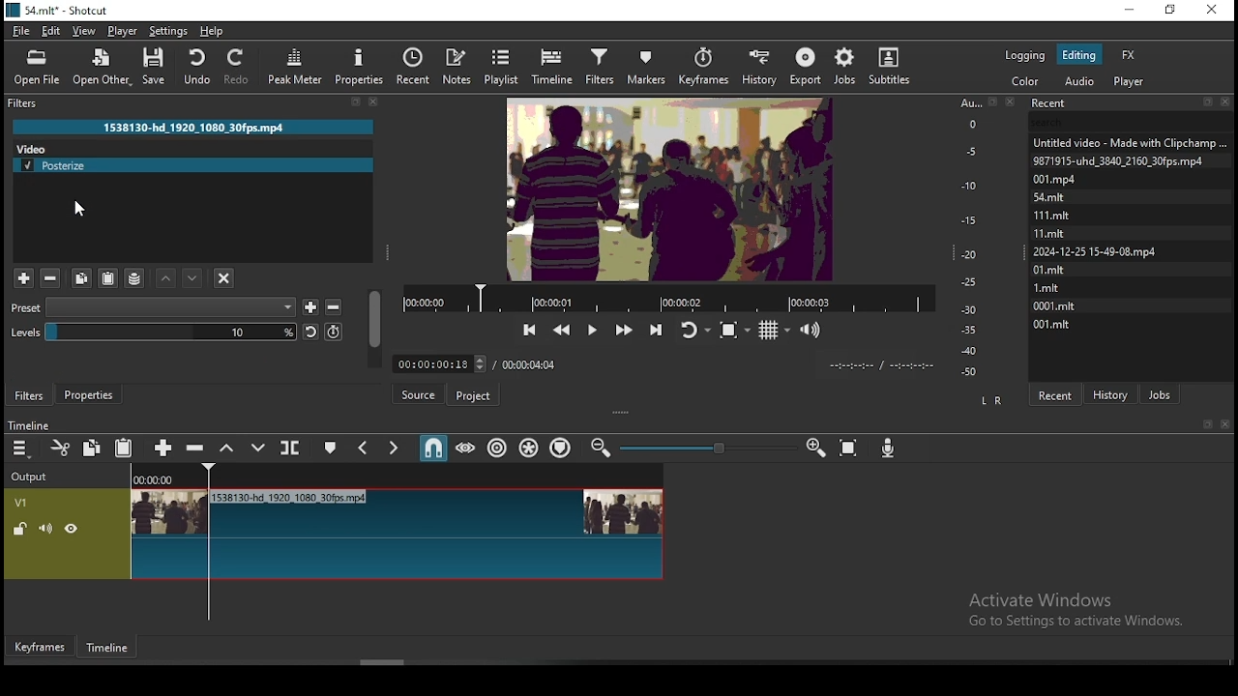  Describe the element at coordinates (601, 449) in the screenshot. I see `zoom timeline in` at that location.